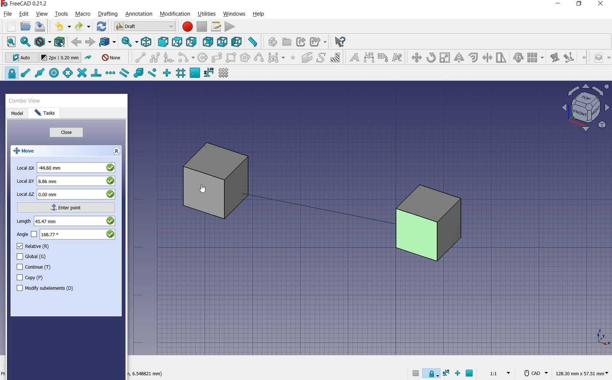 The width and height of the screenshot is (612, 380). I want to click on dimension, so click(146, 374).